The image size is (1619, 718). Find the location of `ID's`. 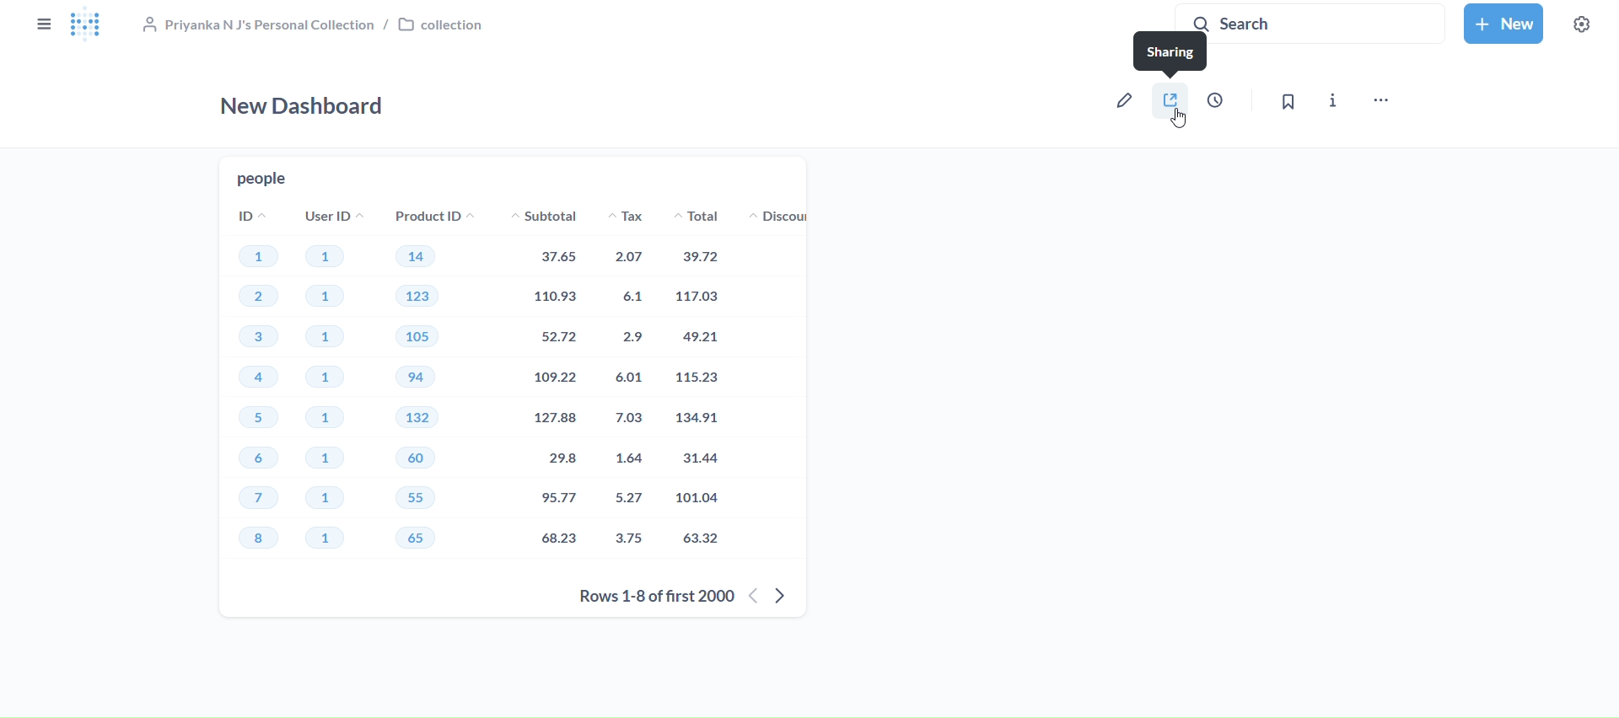

ID's is located at coordinates (254, 384).